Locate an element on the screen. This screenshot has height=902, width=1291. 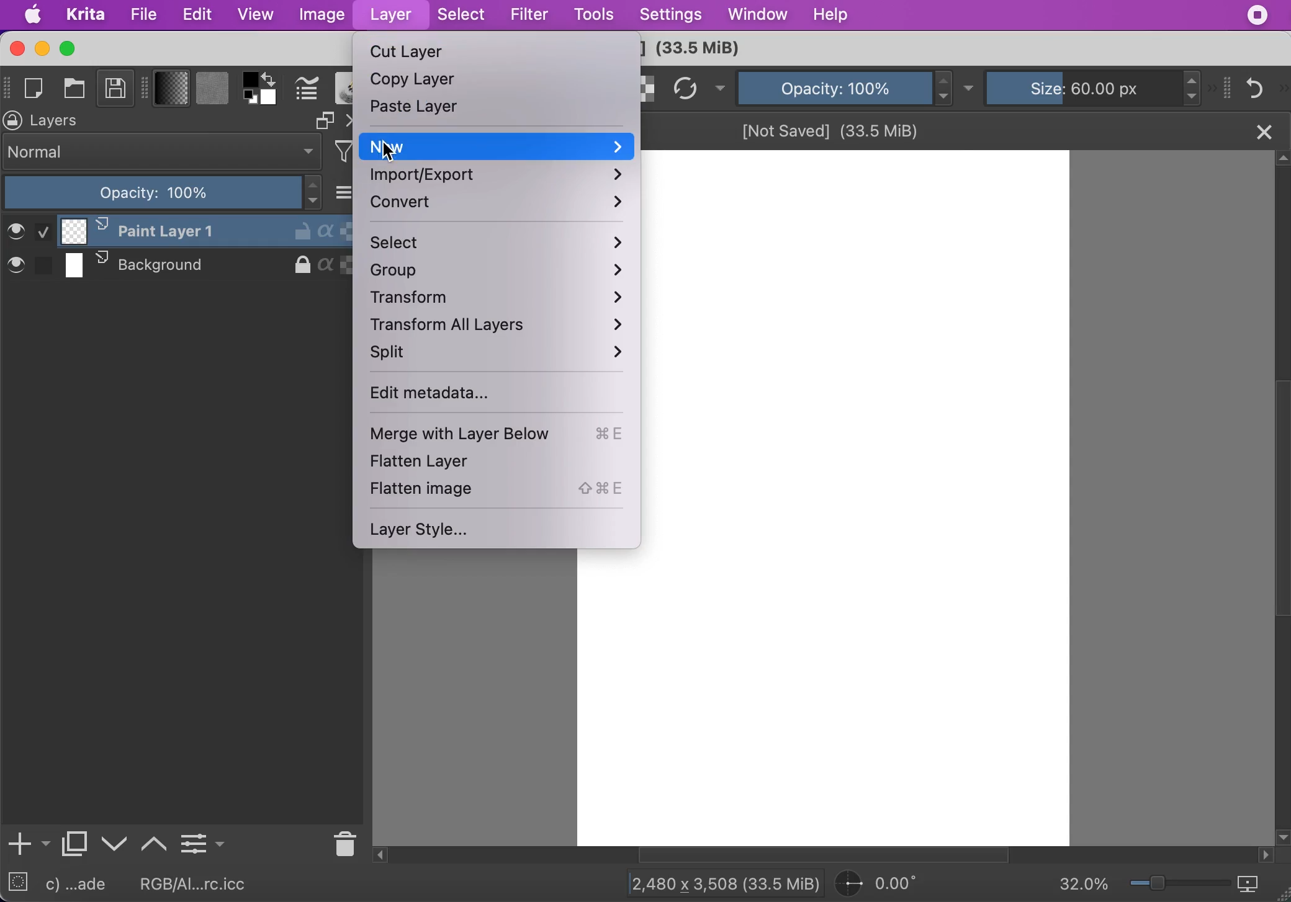
blending mode is located at coordinates (163, 152).